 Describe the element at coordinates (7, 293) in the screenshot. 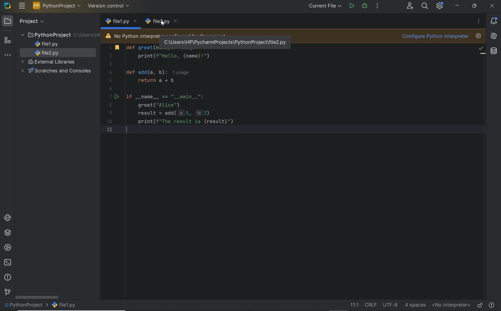

I see `version control` at that location.